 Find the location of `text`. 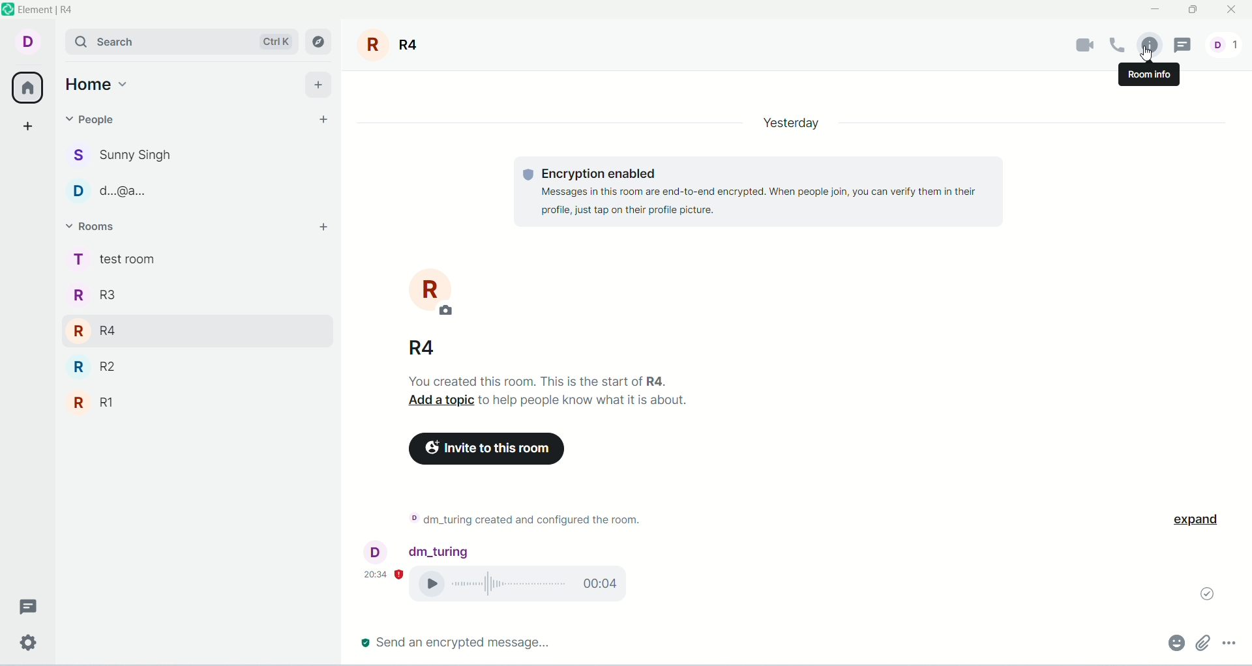

text is located at coordinates (554, 390).